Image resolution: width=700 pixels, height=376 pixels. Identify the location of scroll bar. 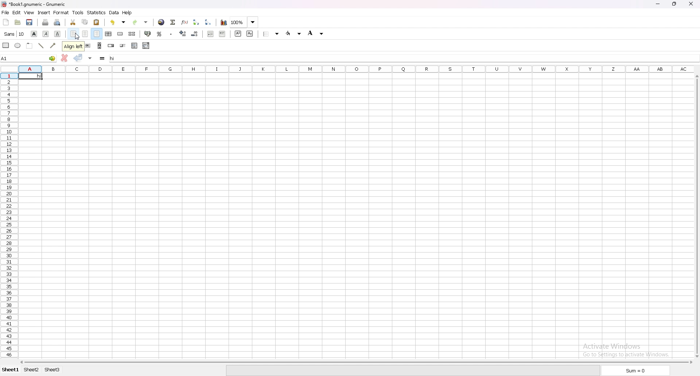
(695, 216).